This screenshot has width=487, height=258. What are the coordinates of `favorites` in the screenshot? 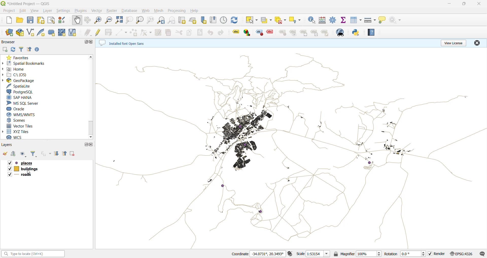 It's located at (19, 58).